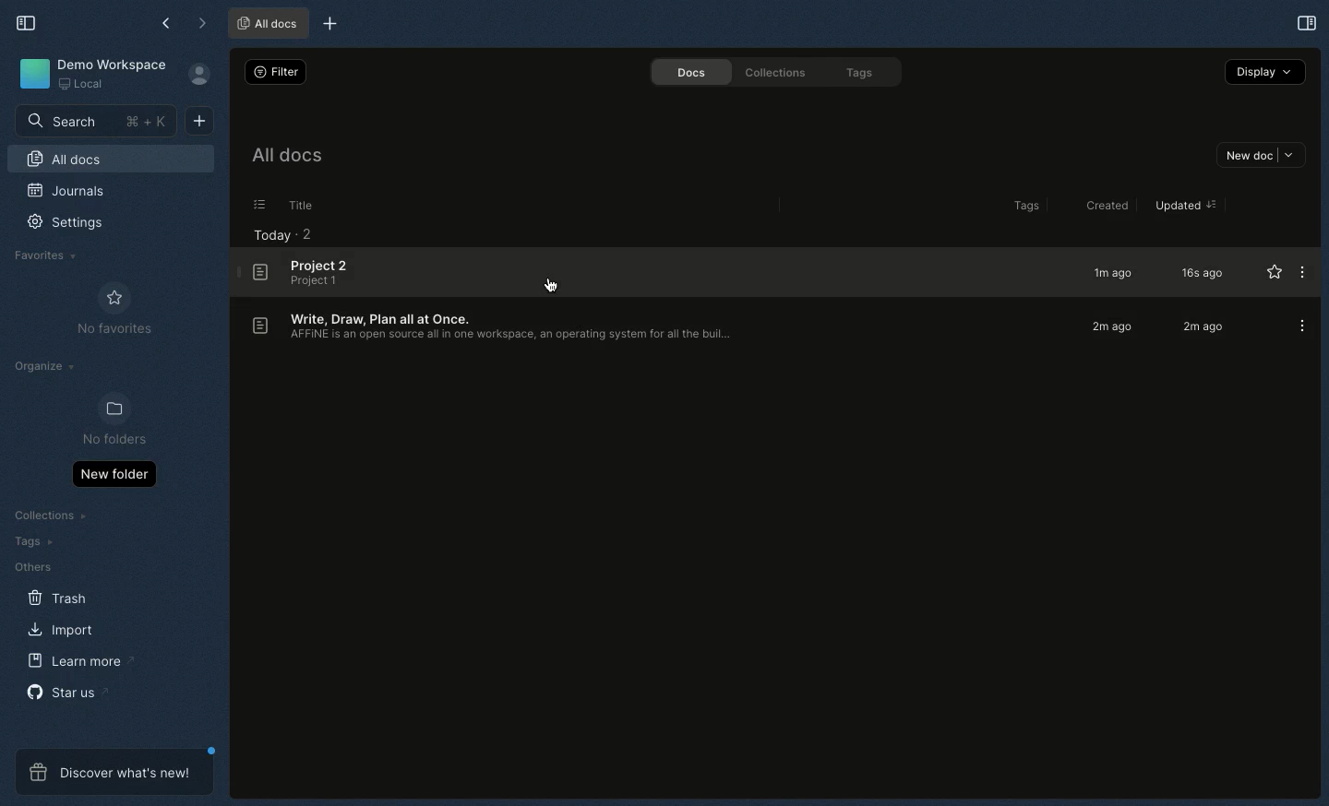 The height and width of the screenshot is (806, 1329). I want to click on Collections, so click(50, 514).